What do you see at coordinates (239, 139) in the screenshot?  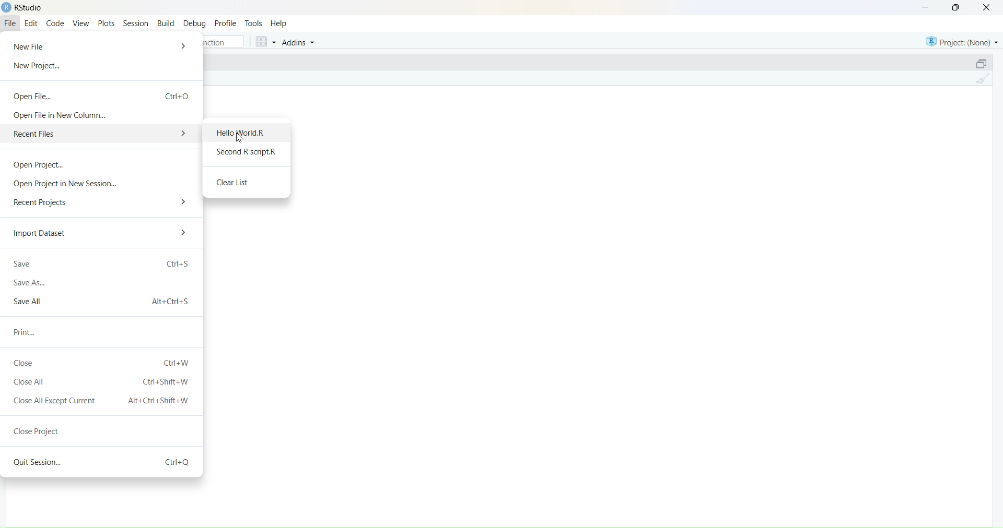 I see `Cursor` at bounding box center [239, 139].